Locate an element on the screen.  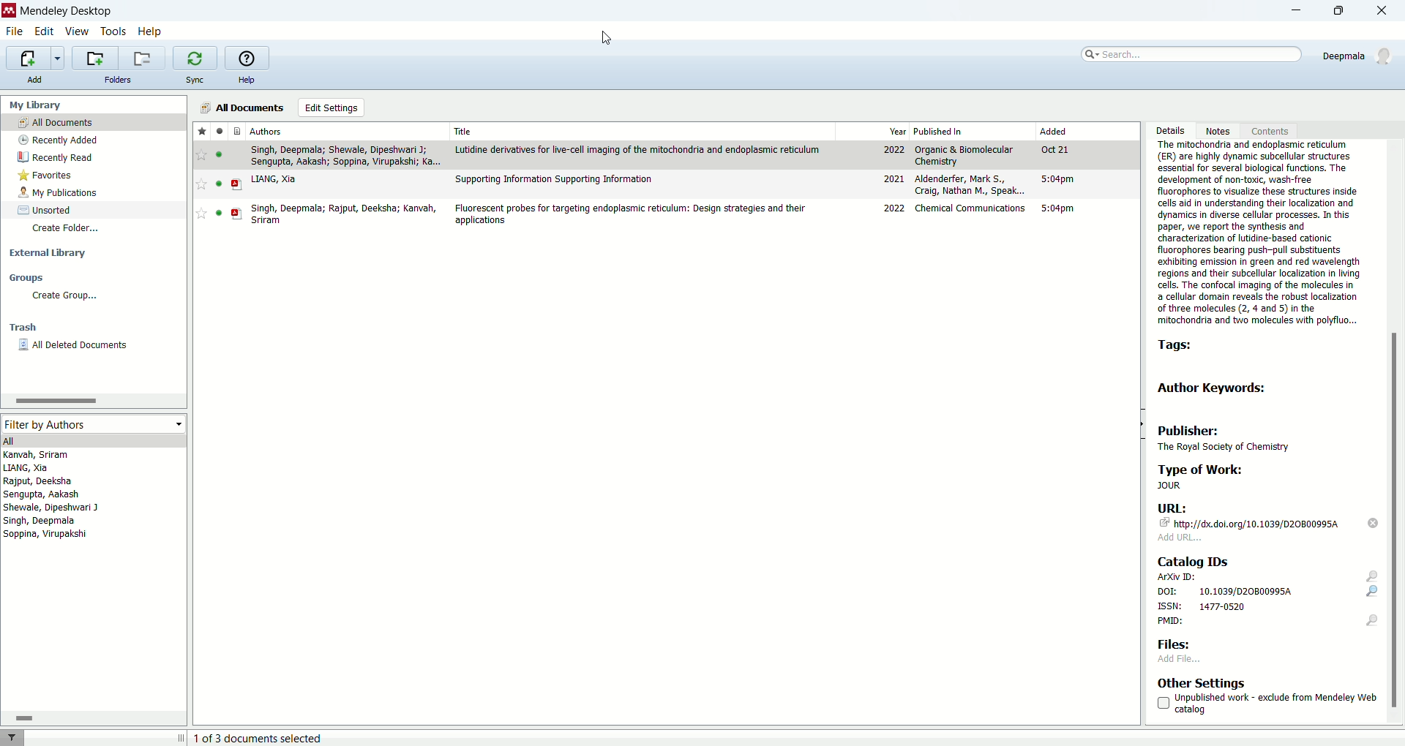
cursor is located at coordinates (607, 38).